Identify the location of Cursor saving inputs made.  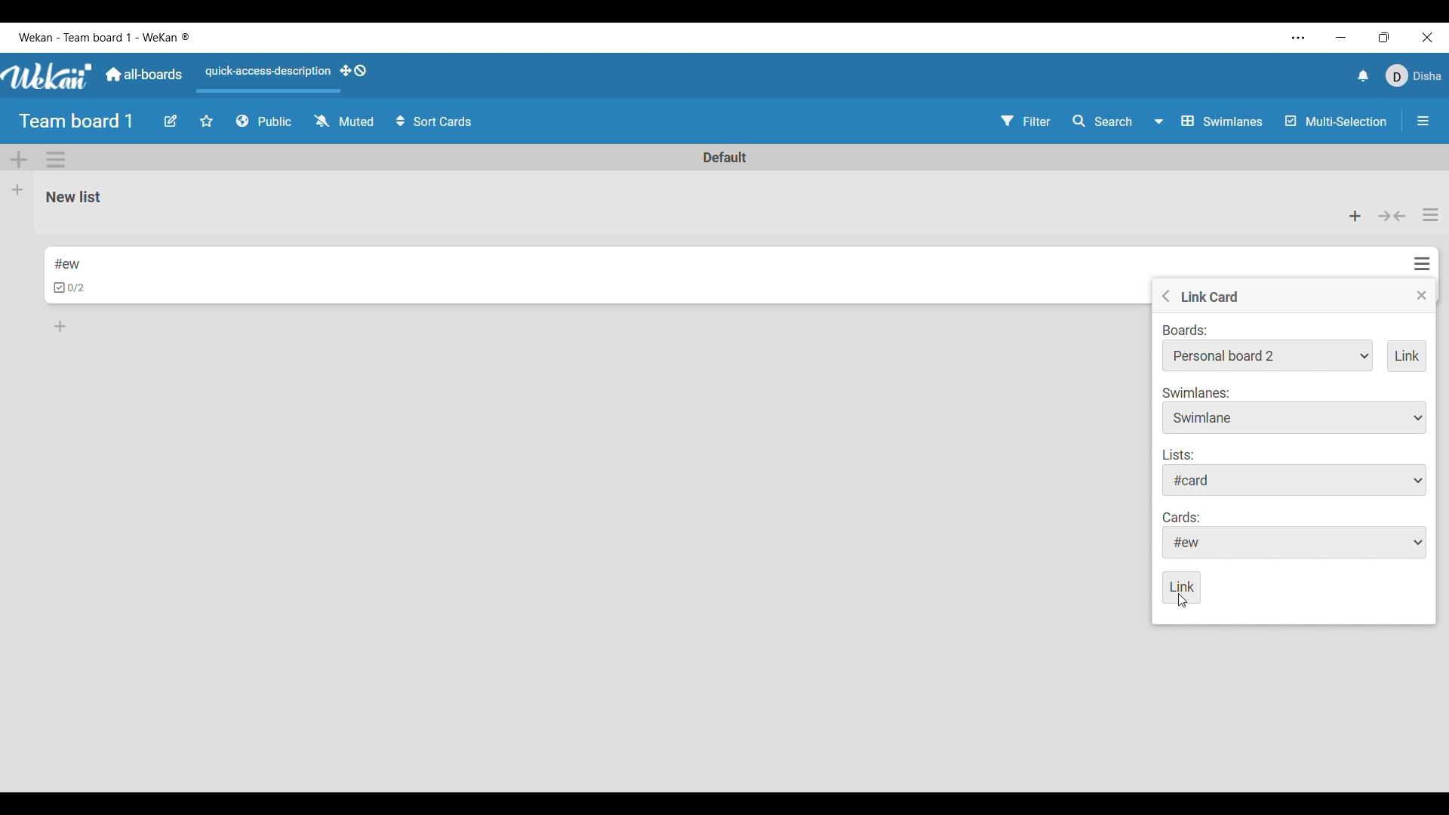
(1183, 600).